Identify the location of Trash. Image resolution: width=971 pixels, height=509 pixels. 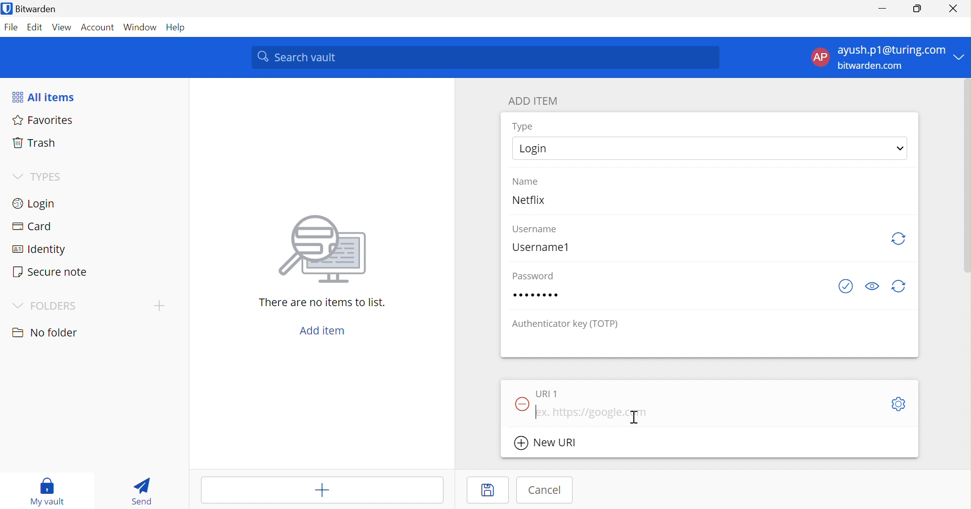
(33, 143).